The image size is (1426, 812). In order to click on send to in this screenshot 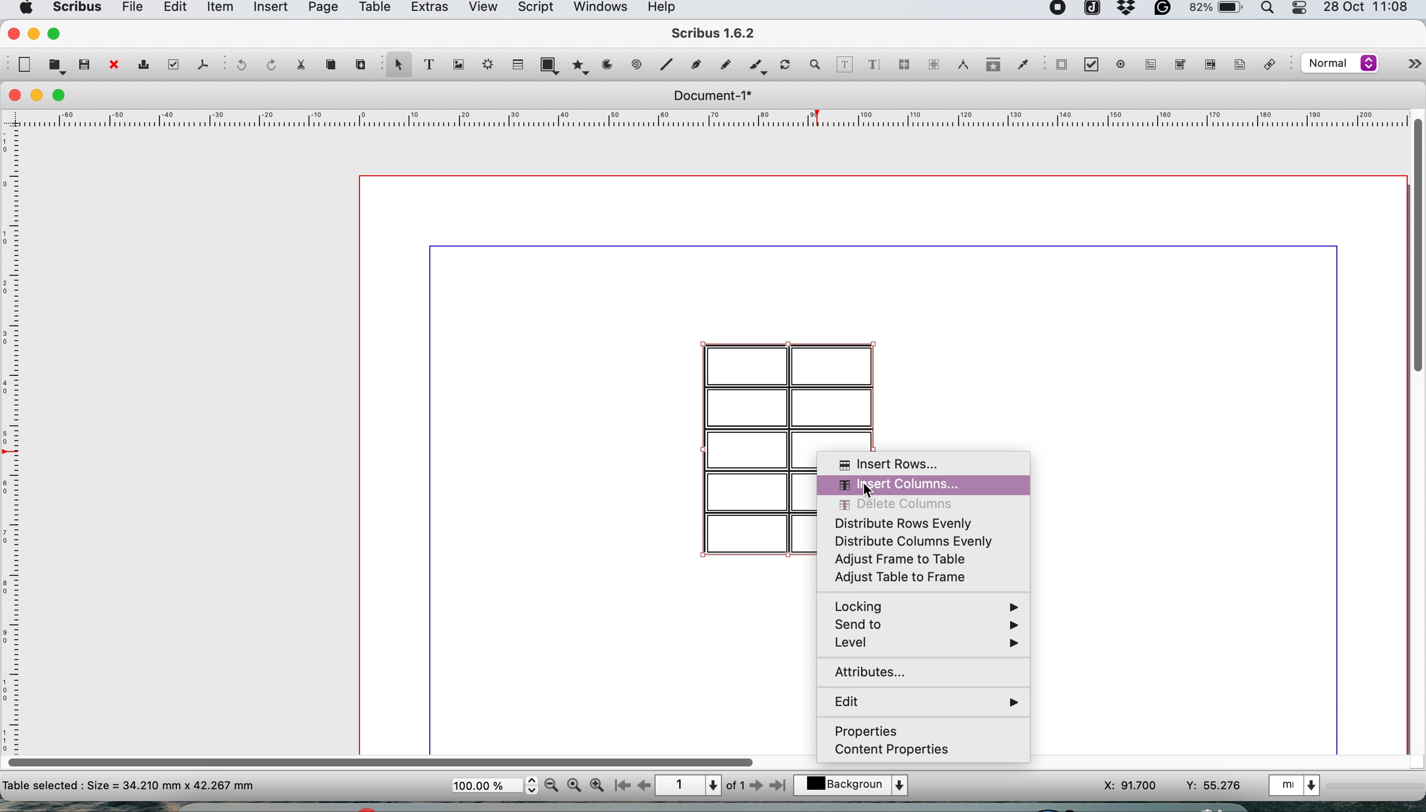, I will do `click(924, 626)`.